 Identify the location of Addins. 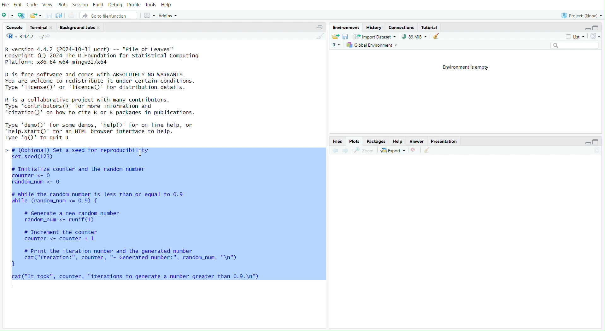
(168, 15).